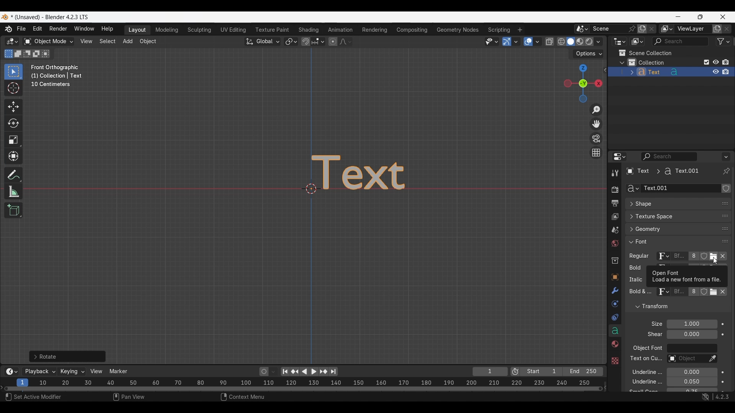 The image size is (735, 413). I want to click on Extend existing selection, so click(18, 54).